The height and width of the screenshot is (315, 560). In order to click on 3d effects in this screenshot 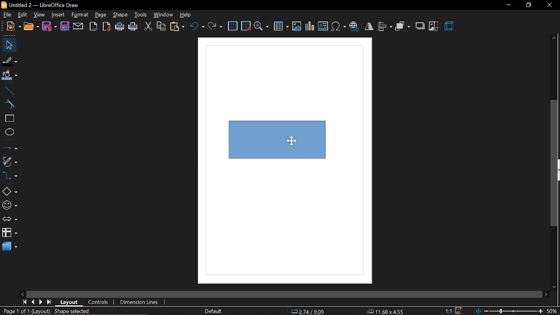, I will do `click(451, 27)`.